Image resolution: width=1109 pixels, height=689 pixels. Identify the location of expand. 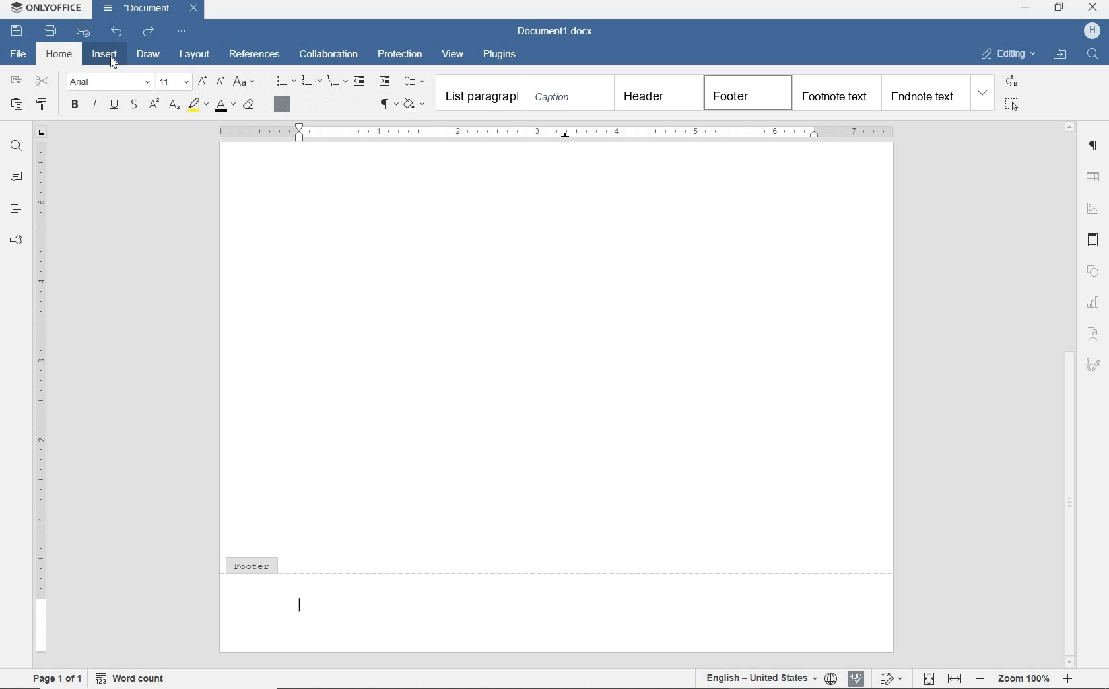
(983, 92).